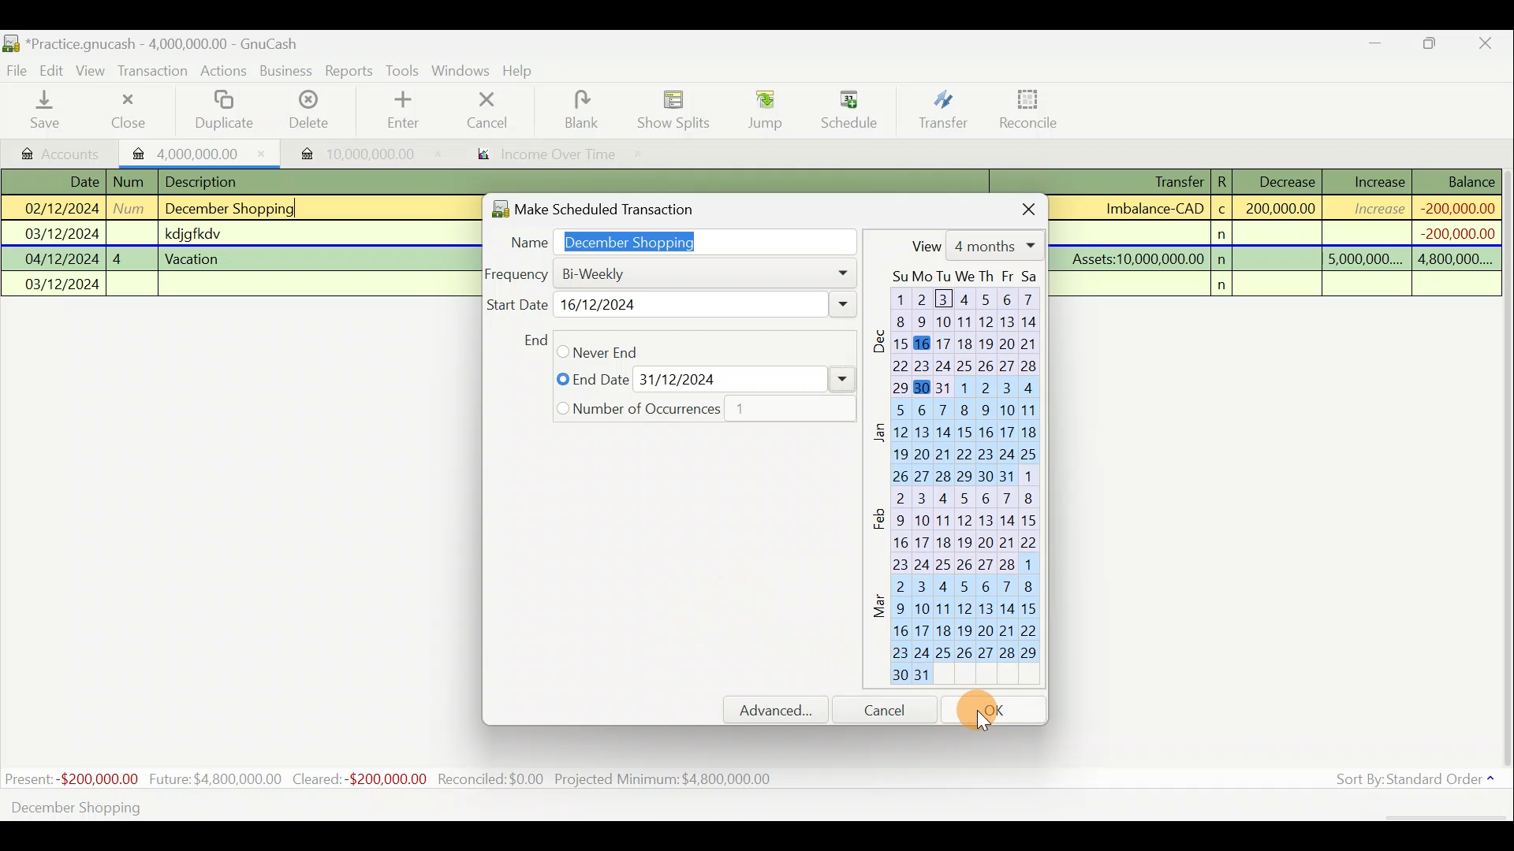 The image size is (1514, 851). I want to click on Daily, so click(632, 273).